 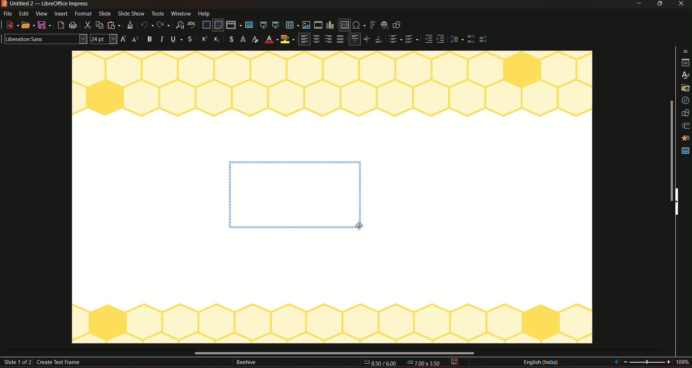 I want to click on find and replace, so click(x=180, y=25).